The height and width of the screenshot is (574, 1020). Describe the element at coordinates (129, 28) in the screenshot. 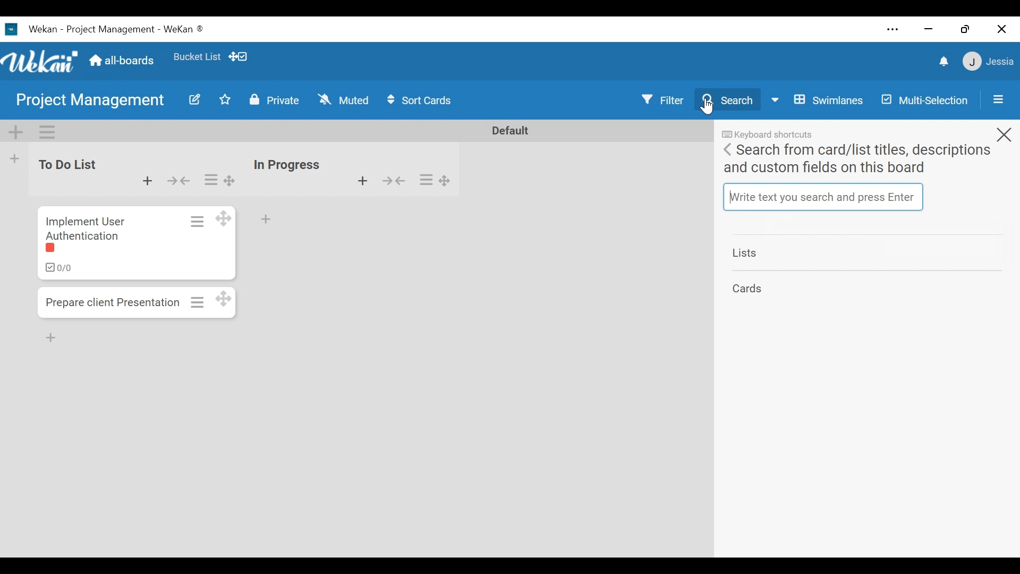

I see `wekan -project management- wekan` at that location.